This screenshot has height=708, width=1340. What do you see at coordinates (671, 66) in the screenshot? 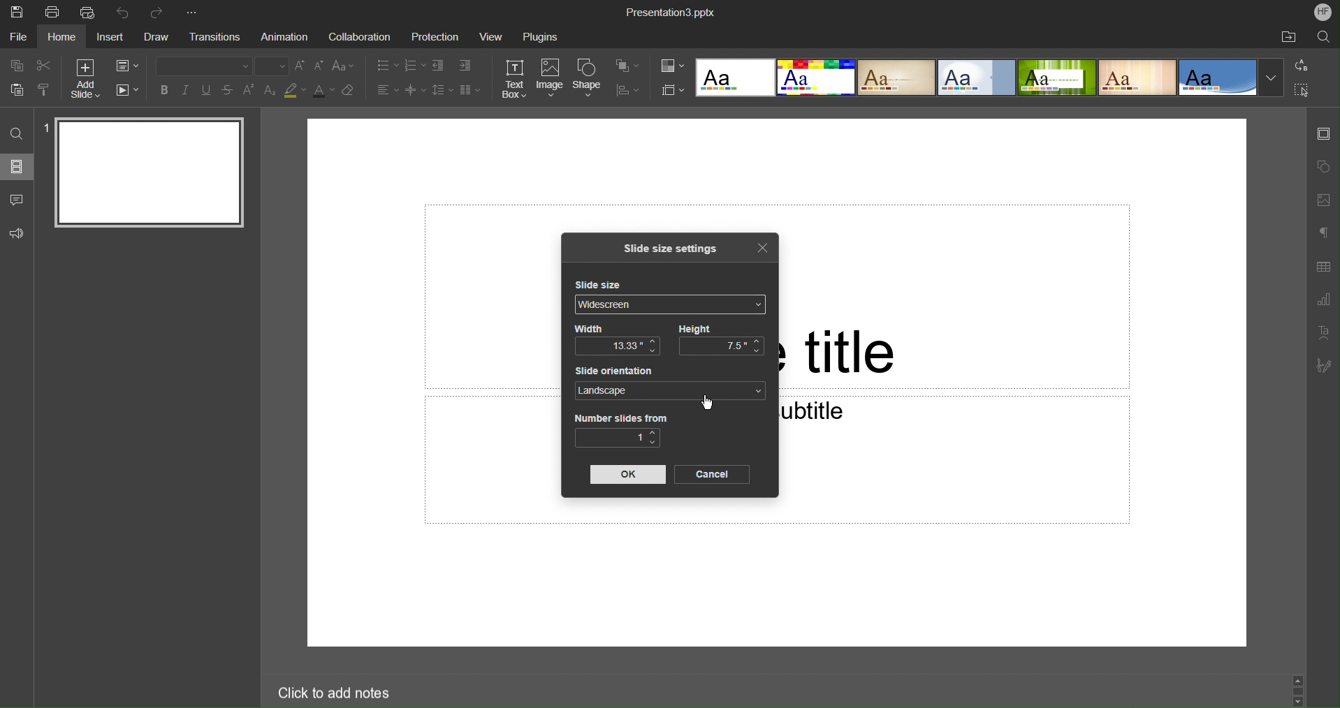
I see `Change Color Themes` at bounding box center [671, 66].